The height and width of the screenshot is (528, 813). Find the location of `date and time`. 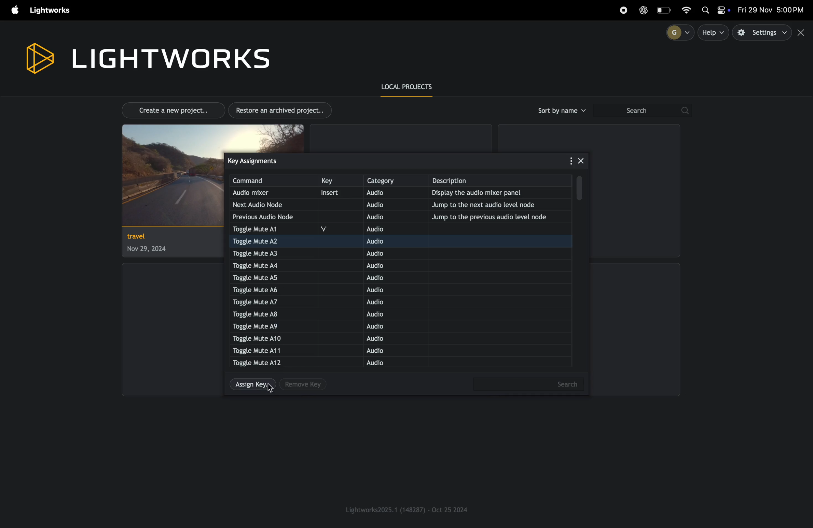

date and time is located at coordinates (772, 10).